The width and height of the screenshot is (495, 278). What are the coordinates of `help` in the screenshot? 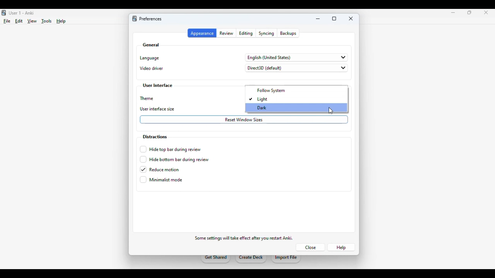 It's located at (61, 21).